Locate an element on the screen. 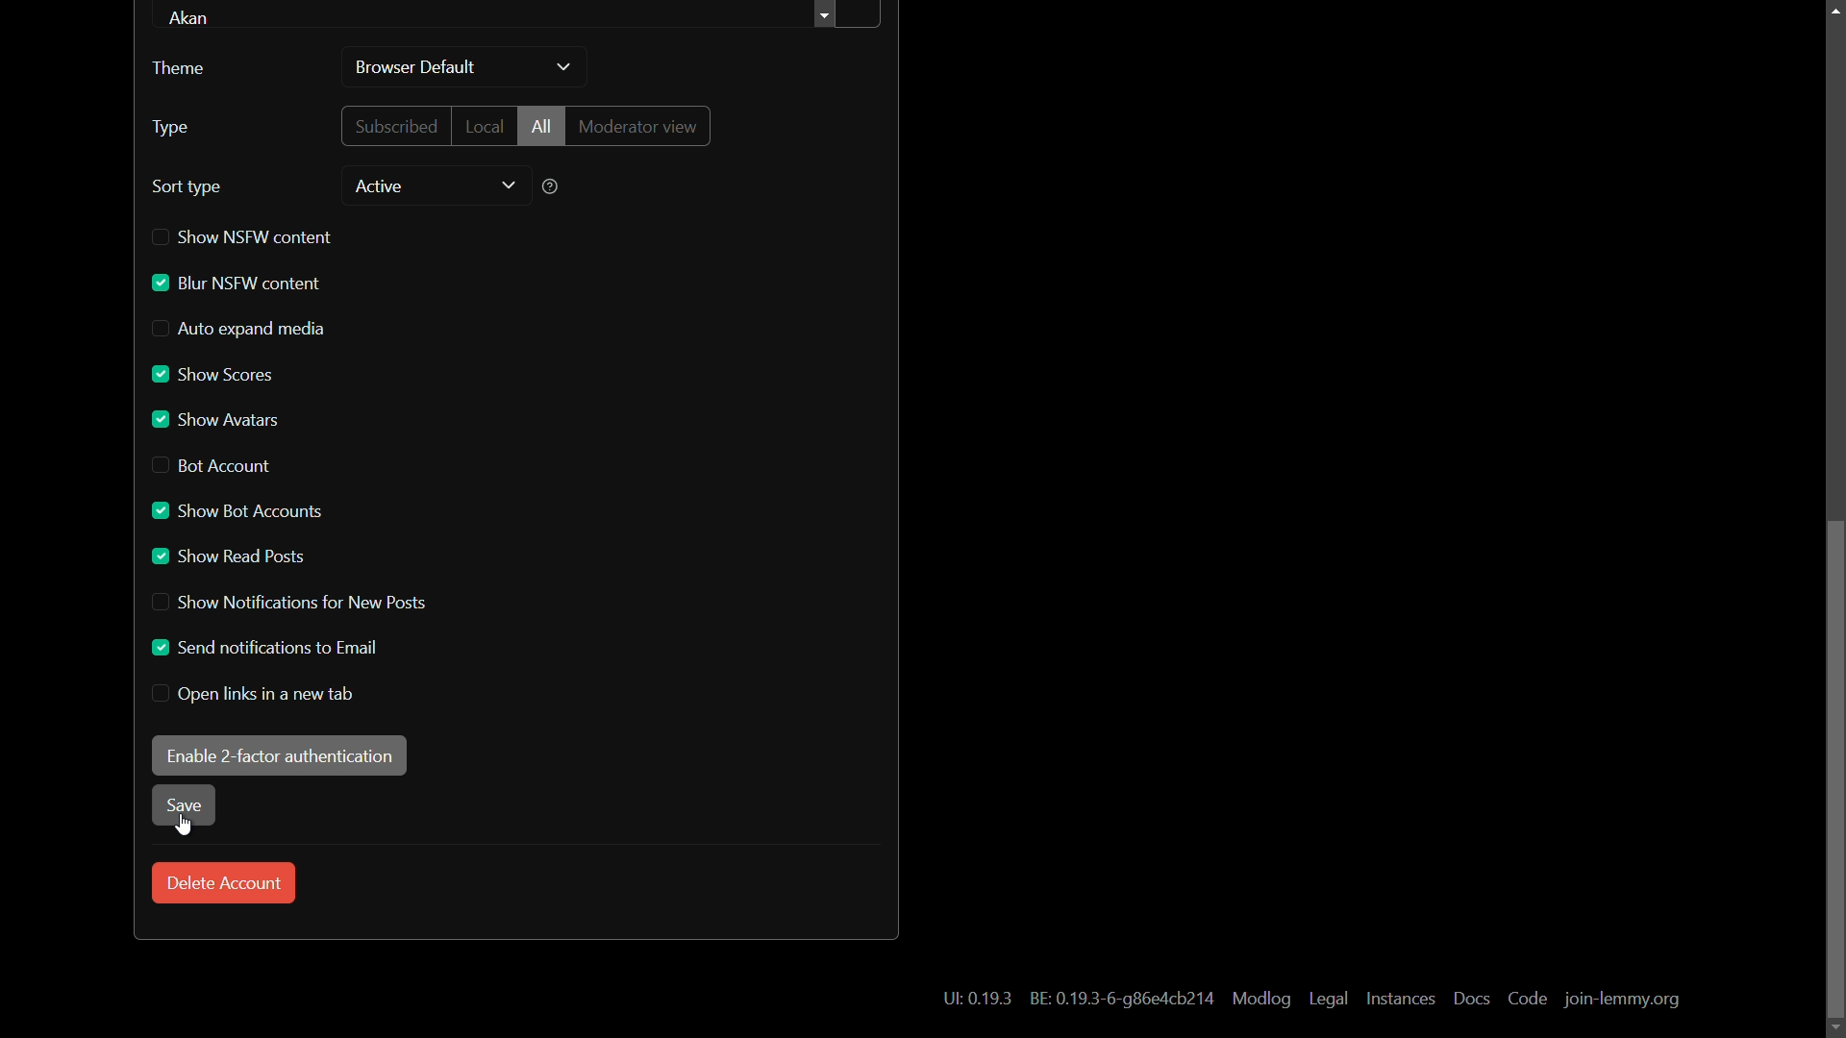 The height and width of the screenshot is (1038, 1846). text is located at coordinates (977, 1000).